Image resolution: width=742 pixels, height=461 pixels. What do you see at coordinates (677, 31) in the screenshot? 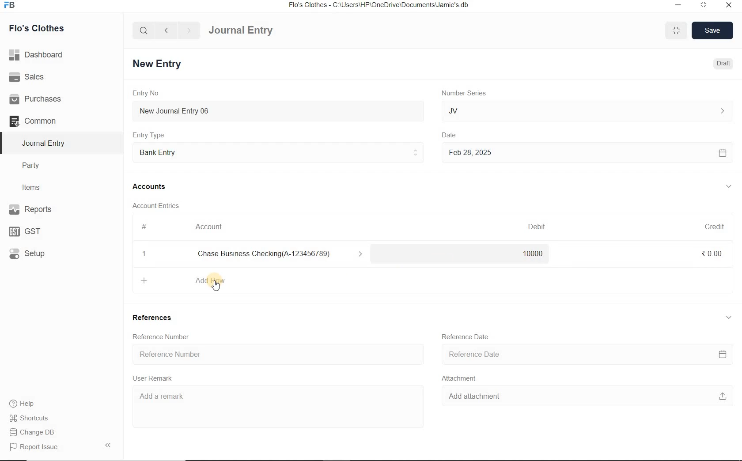
I see `minimise/maximise` at bounding box center [677, 31].